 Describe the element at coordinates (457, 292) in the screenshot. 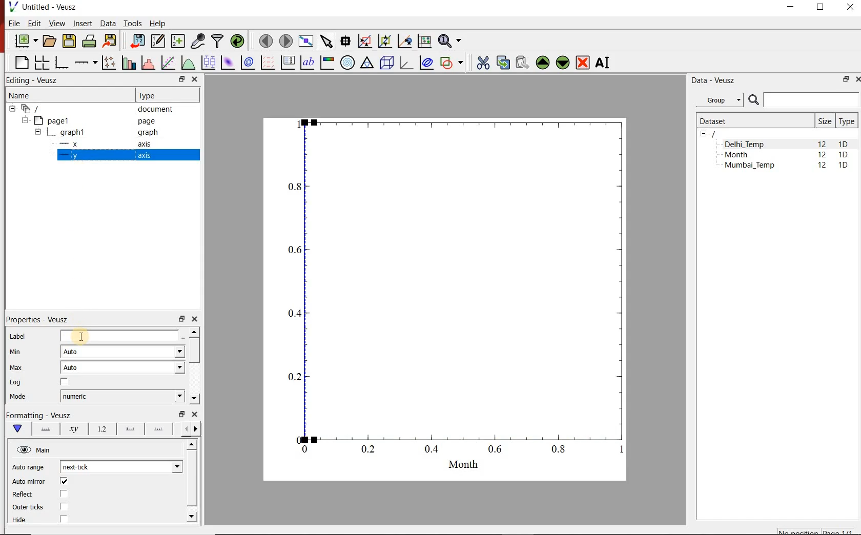

I see `graph1` at that location.